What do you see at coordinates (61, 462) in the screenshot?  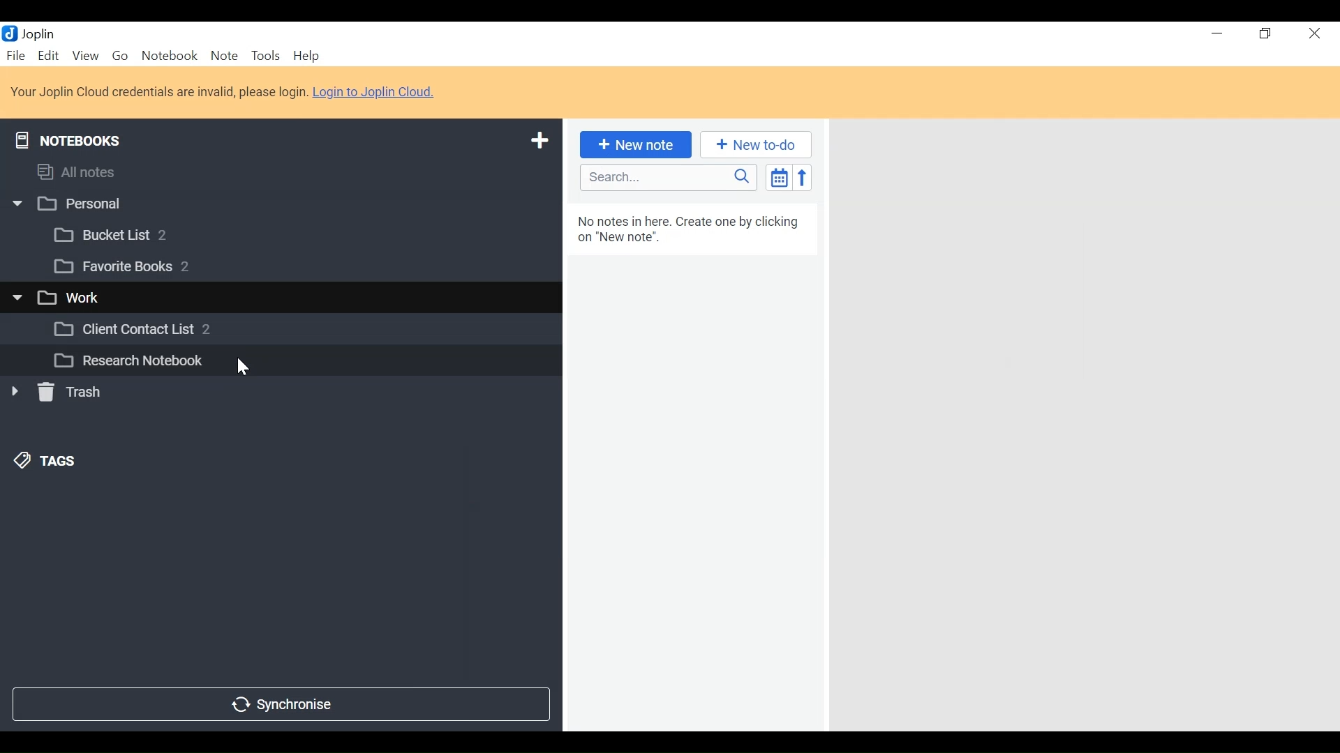 I see `&) TAGS` at bounding box center [61, 462].